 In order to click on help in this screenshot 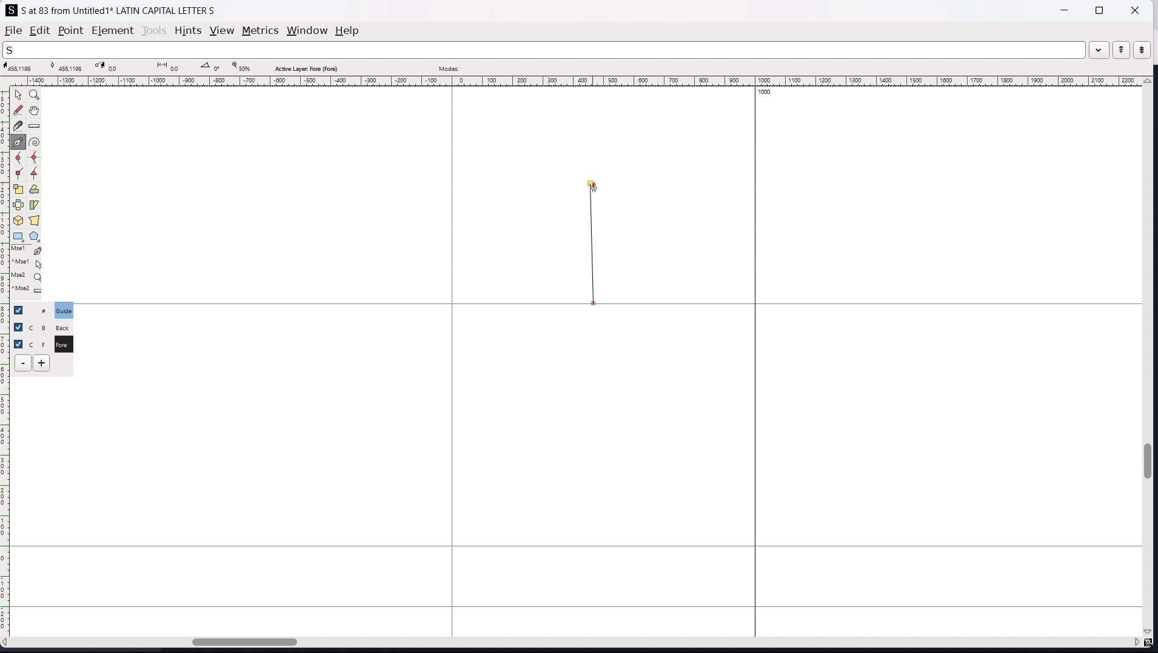, I will do `click(347, 31)`.